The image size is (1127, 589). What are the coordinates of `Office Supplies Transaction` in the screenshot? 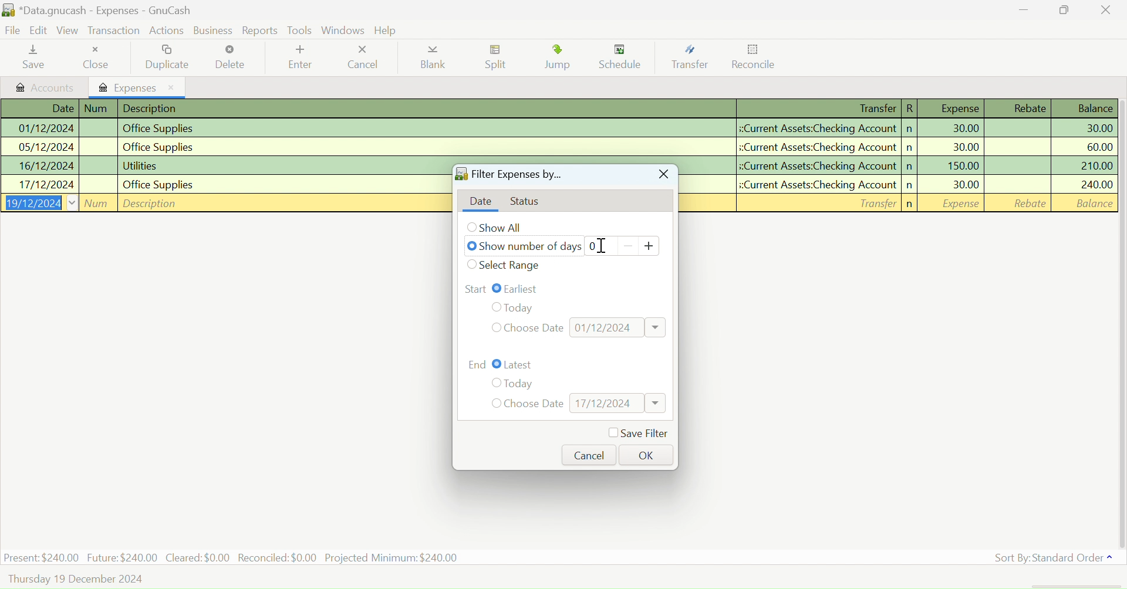 It's located at (905, 184).